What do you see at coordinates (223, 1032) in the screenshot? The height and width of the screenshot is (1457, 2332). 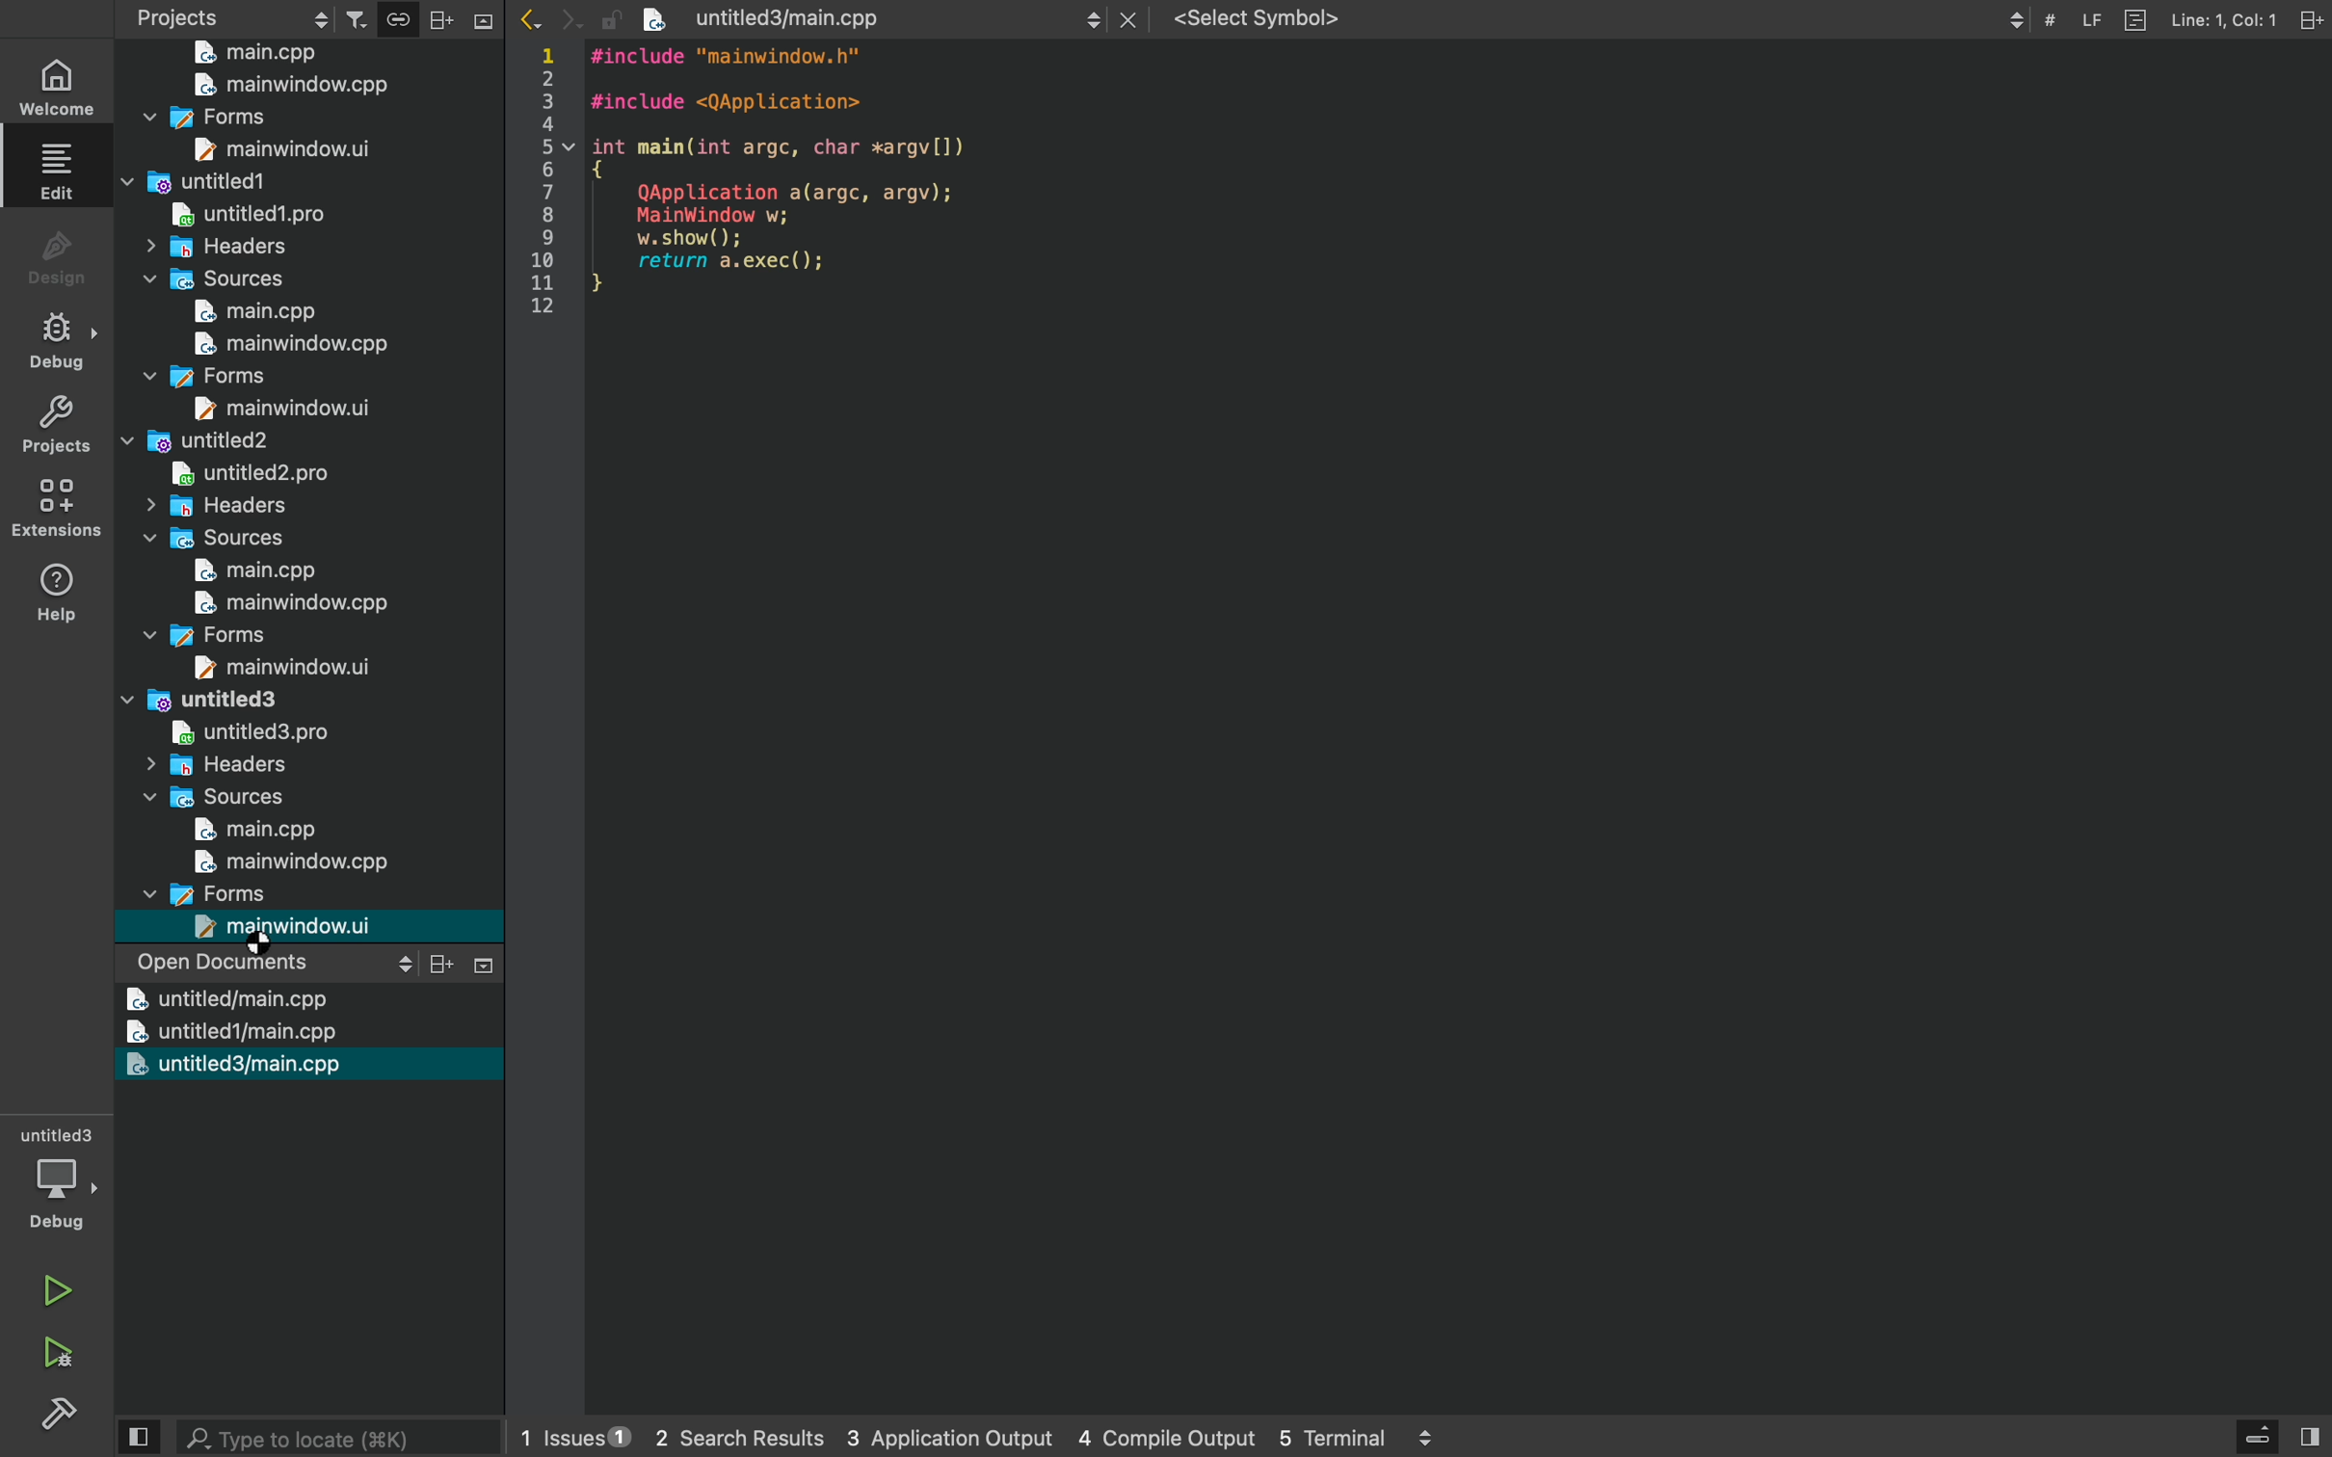 I see `untitled` at bounding box center [223, 1032].